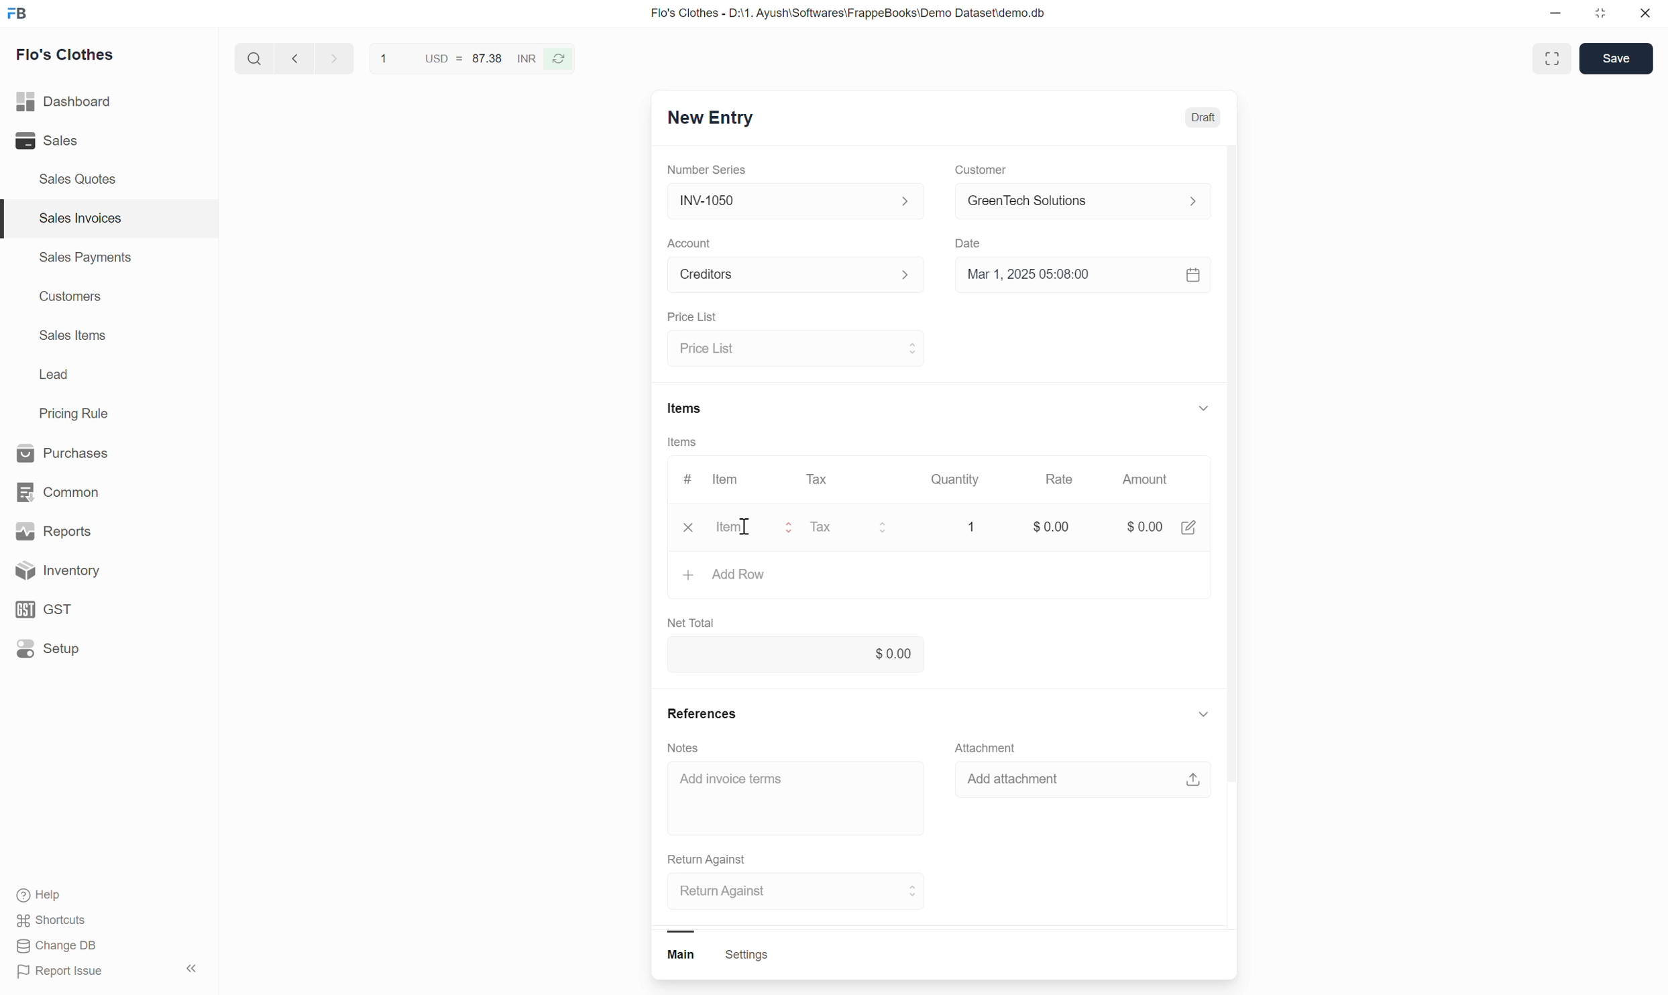 This screenshot has height=995, width=1668. Describe the element at coordinates (990, 745) in the screenshot. I see `Attachment` at that location.